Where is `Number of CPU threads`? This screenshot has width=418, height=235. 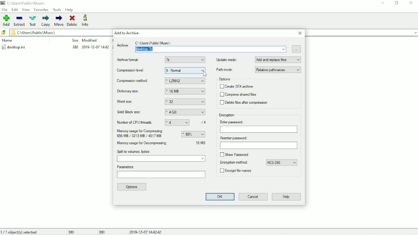
Number of CPU threads is located at coordinates (136, 122).